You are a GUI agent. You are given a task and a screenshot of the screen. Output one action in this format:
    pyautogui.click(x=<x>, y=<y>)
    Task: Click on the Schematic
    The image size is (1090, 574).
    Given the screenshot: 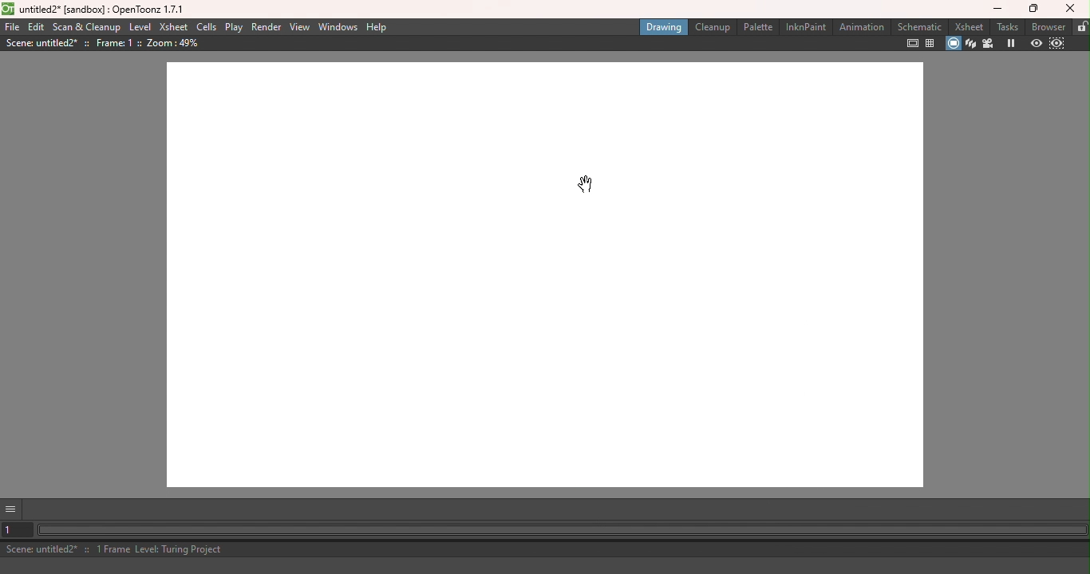 What is the action you would take?
    pyautogui.click(x=920, y=27)
    